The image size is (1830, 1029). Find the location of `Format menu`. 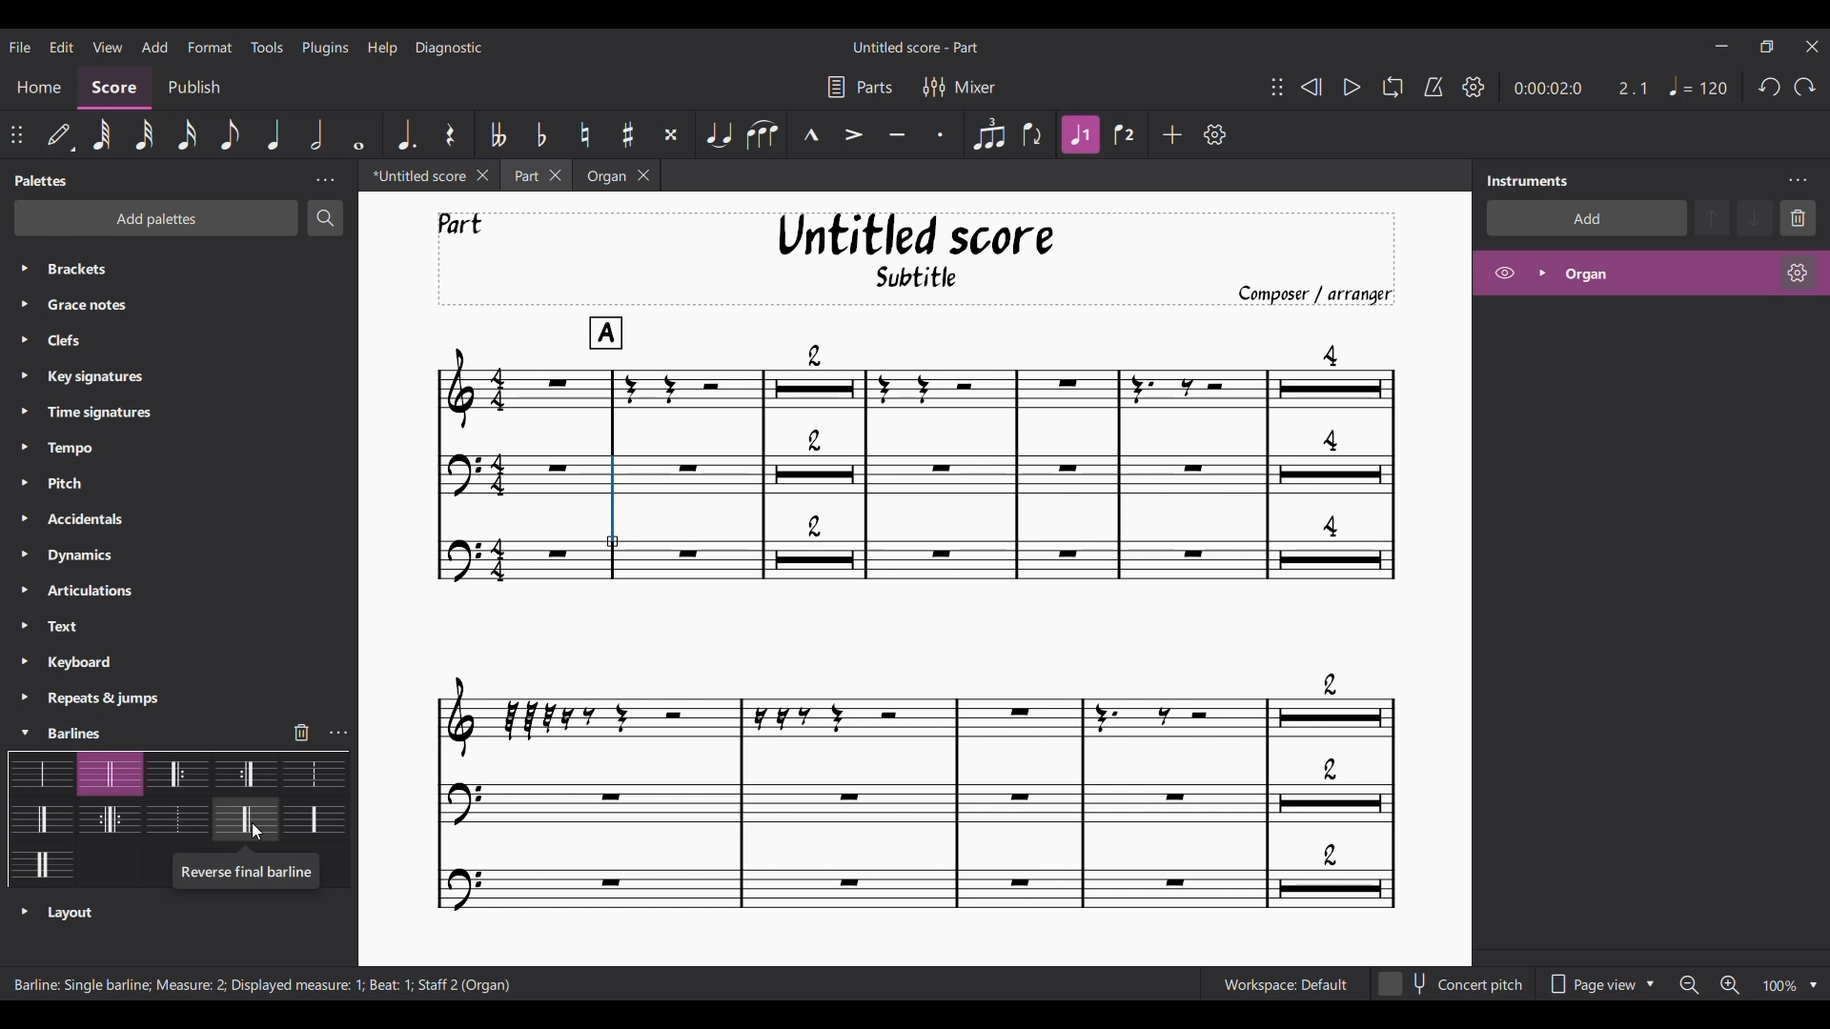

Format menu is located at coordinates (212, 47).